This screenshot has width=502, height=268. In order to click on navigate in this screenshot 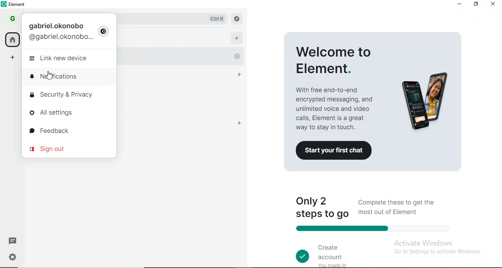, I will do `click(239, 19)`.